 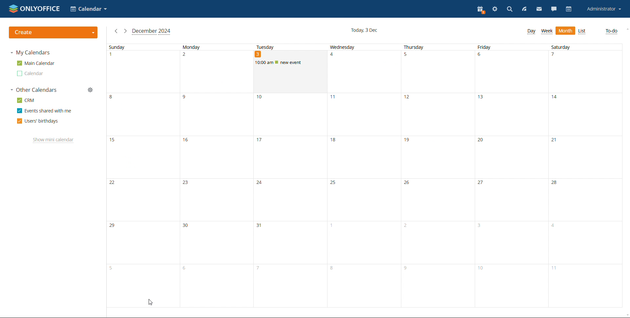 What do you see at coordinates (290, 62) in the screenshot?
I see `scheduled event` at bounding box center [290, 62].